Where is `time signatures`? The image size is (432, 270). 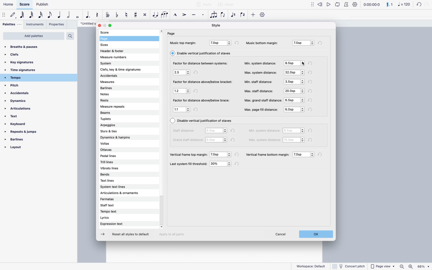
time signatures is located at coordinates (29, 70).